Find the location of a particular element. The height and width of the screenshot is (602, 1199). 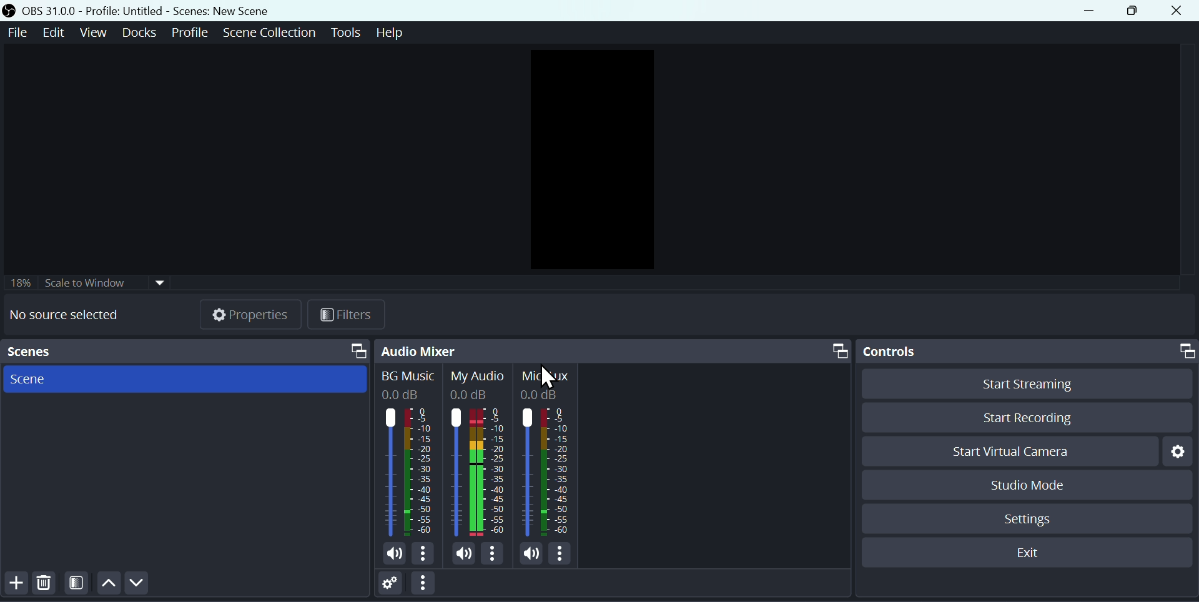

cursor is located at coordinates (551, 378).